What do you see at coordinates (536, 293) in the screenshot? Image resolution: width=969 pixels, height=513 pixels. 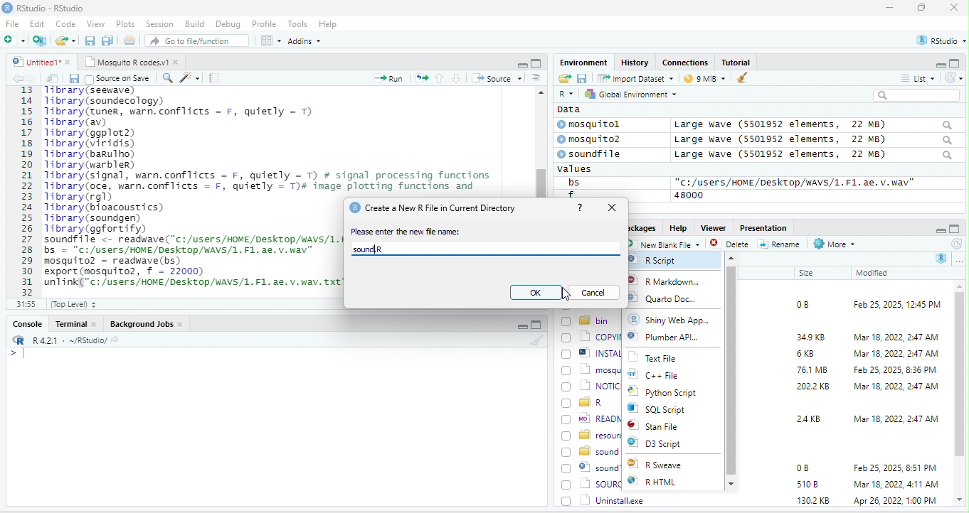 I see `0K` at bounding box center [536, 293].